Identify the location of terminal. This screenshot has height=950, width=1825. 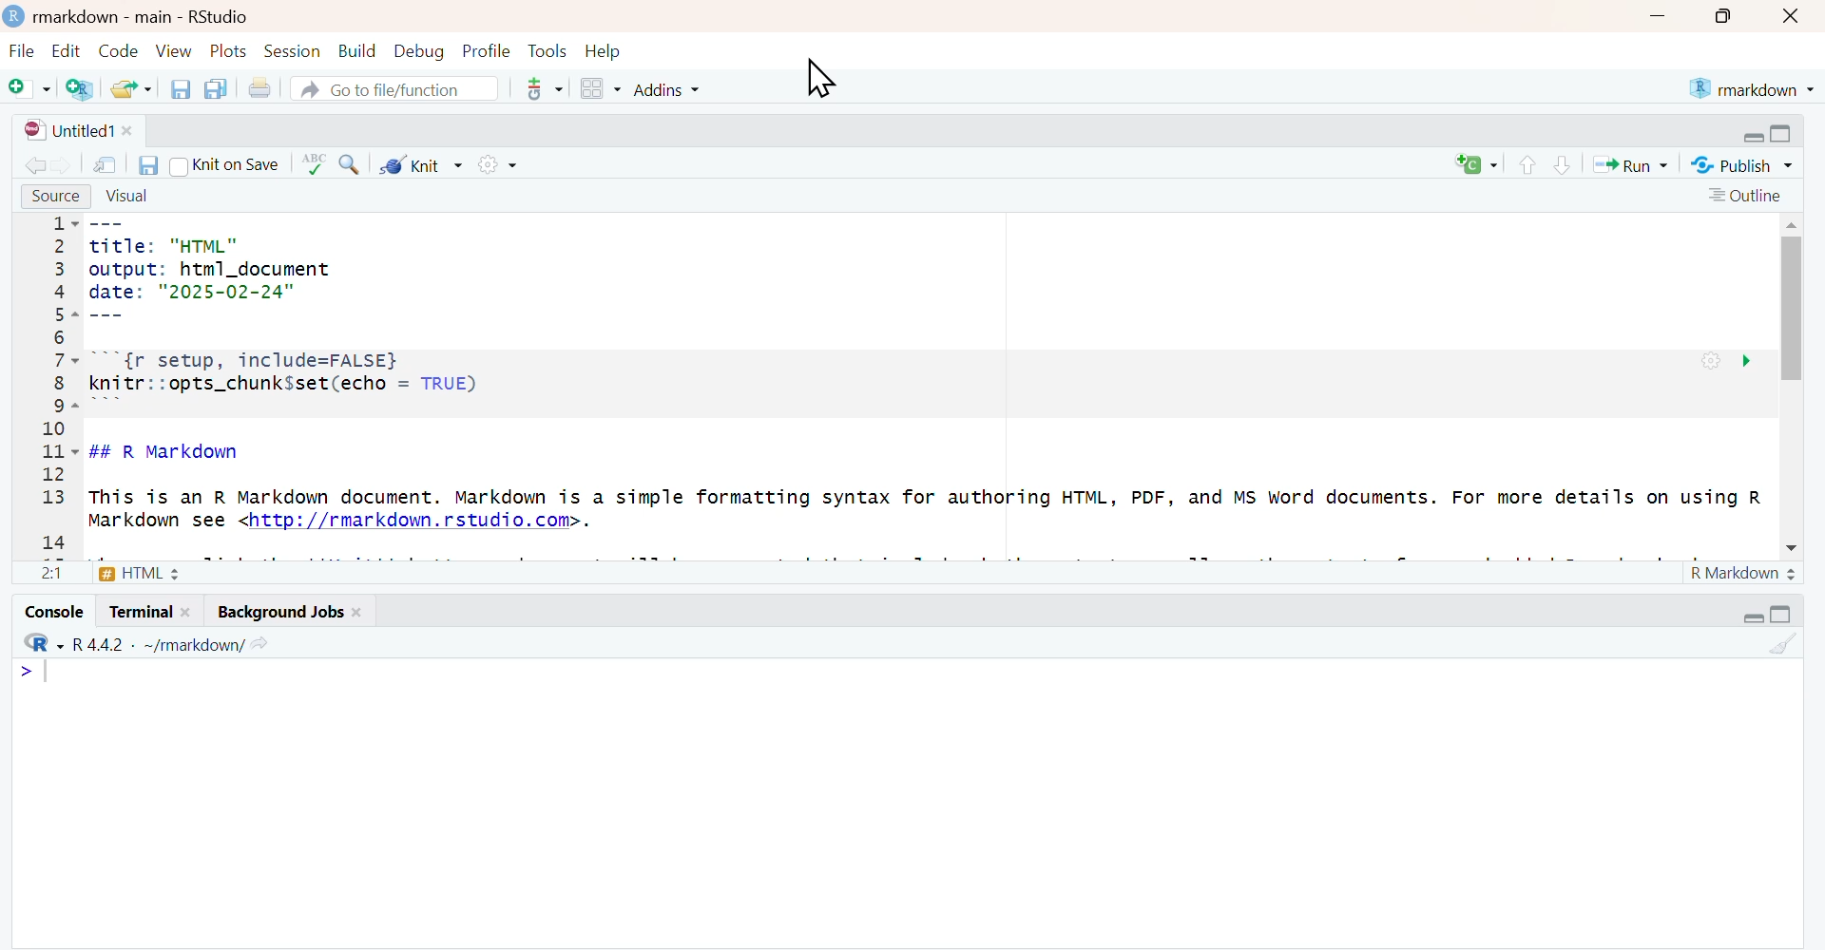
(149, 610).